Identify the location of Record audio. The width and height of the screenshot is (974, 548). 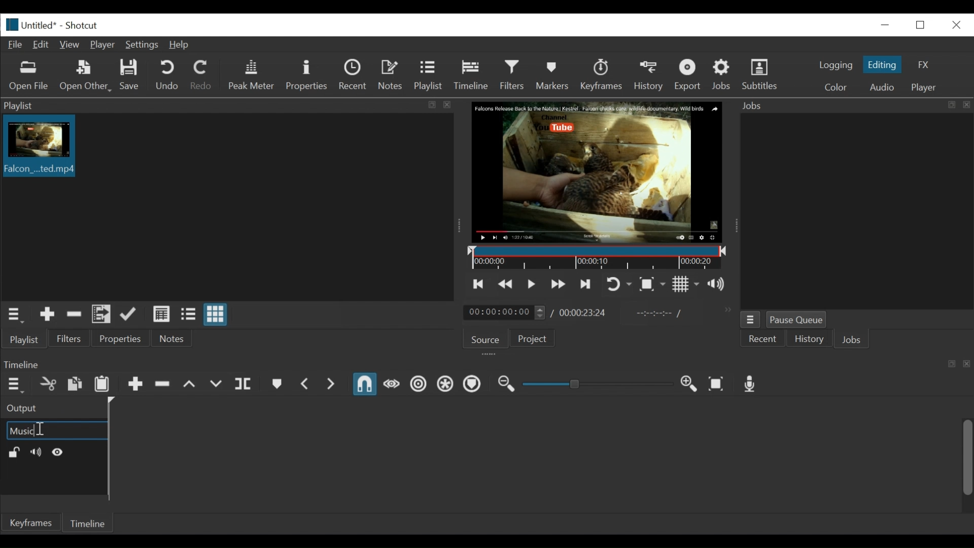
(751, 384).